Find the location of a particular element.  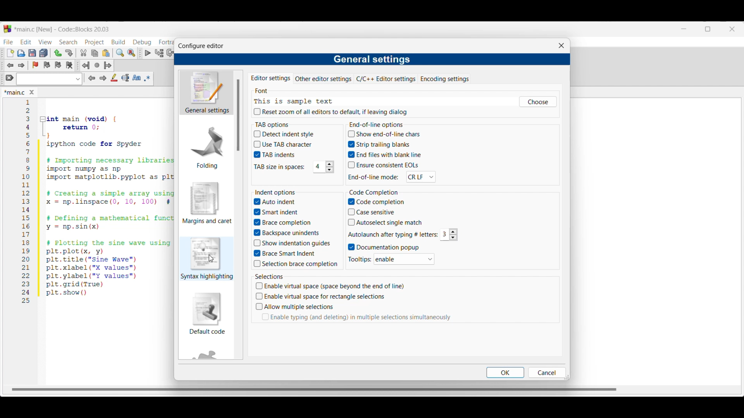

Jump forward is located at coordinates (108, 65).